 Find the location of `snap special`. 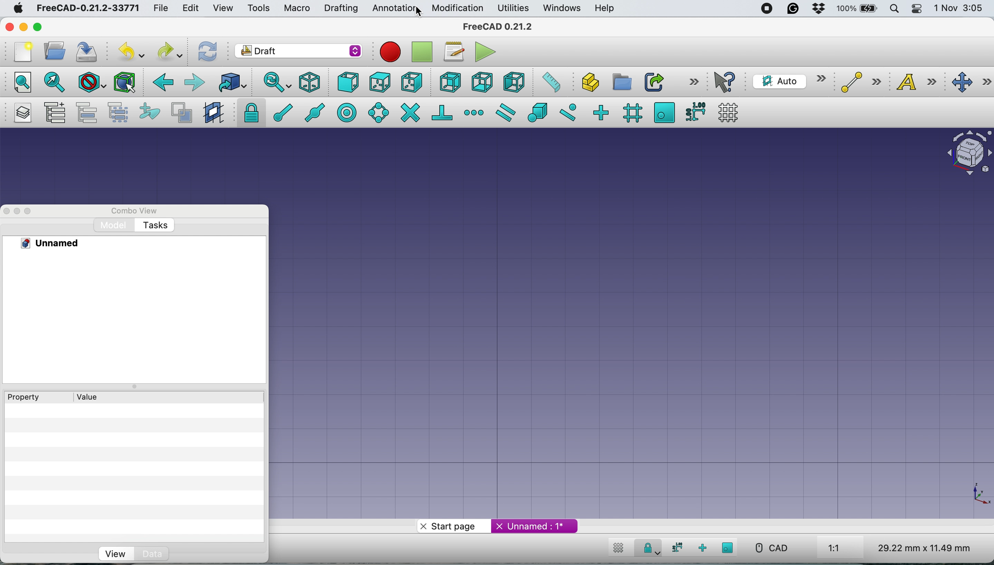

snap special is located at coordinates (538, 113).